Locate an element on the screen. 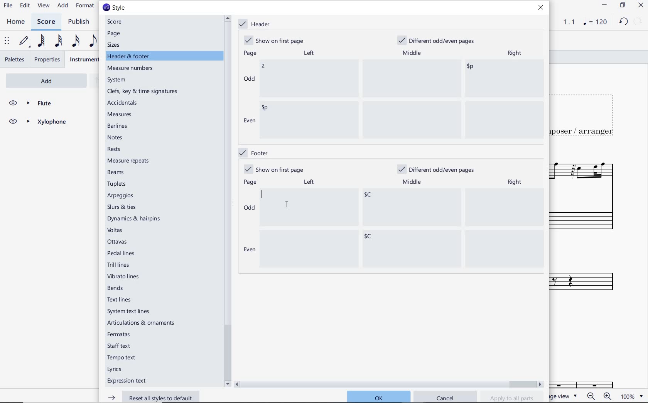 This screenshot has width=648, height=403. vibrato lines is located at coordinates (125, 277).